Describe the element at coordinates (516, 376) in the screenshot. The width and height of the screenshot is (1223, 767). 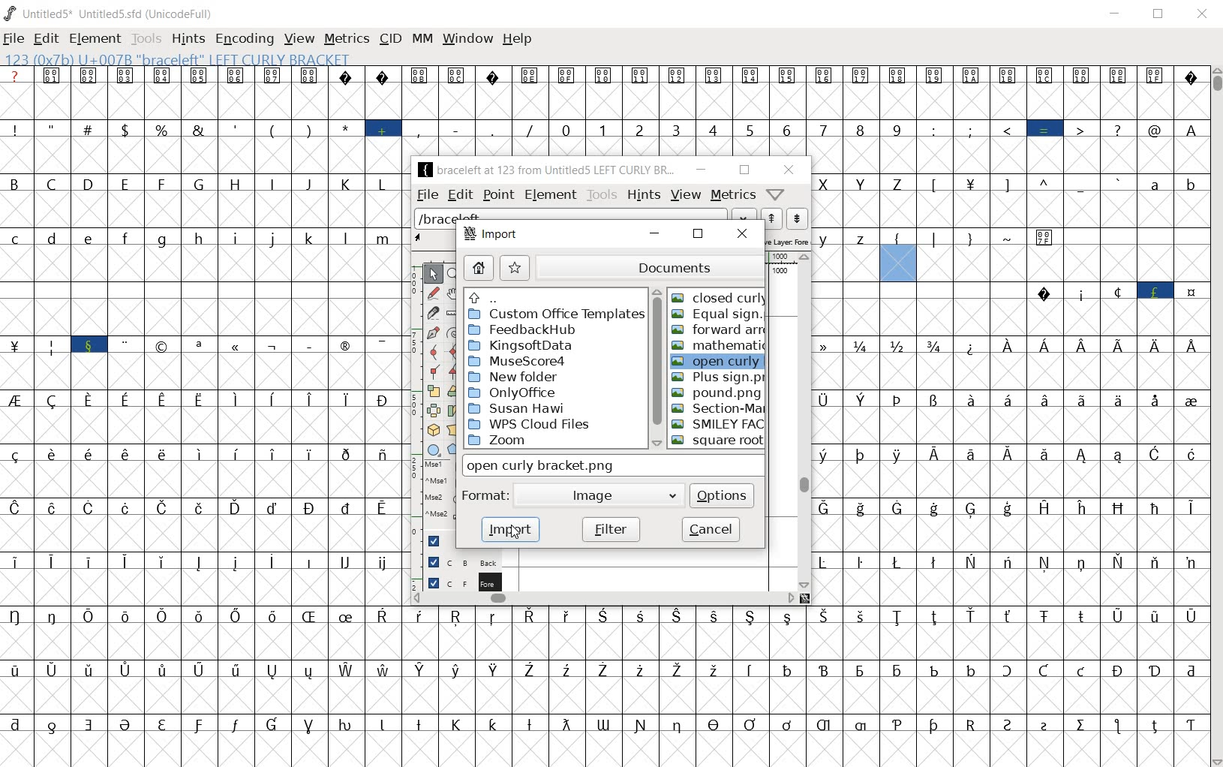
I see `New Folder` at that location.